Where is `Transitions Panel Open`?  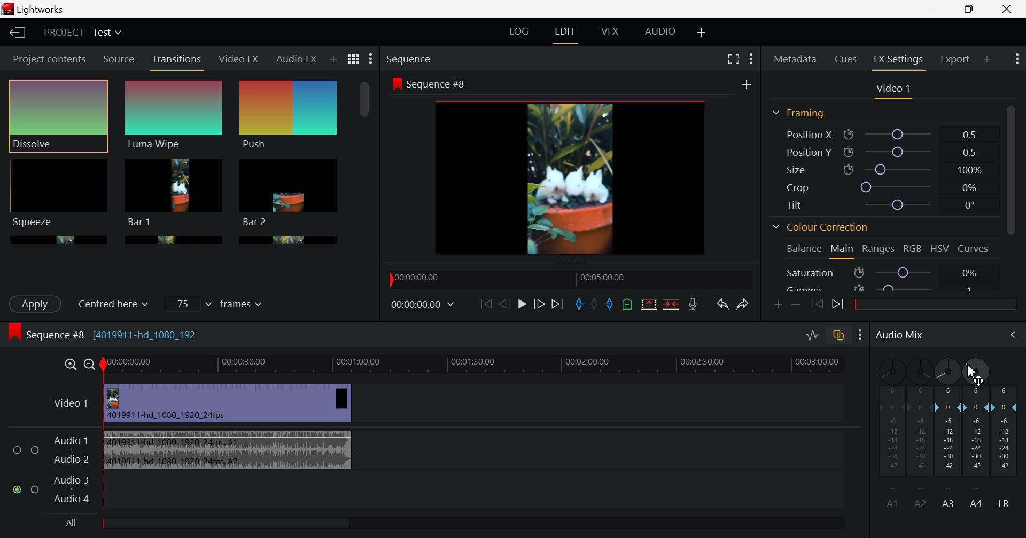 Transitions Panel Open is located at coordinates (177, 62).